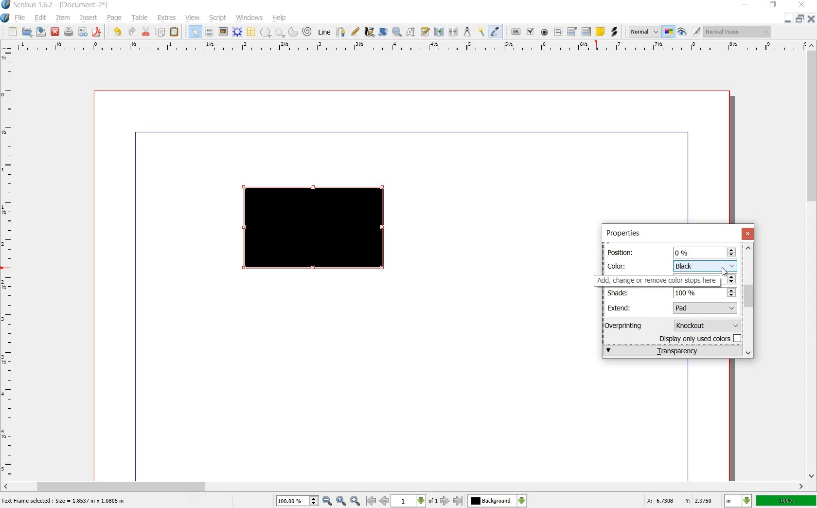 The height and width of the screenshot is (508, 817). Describe the element at coordinates (251, 32) in the screenshot. I see `table` at that location.